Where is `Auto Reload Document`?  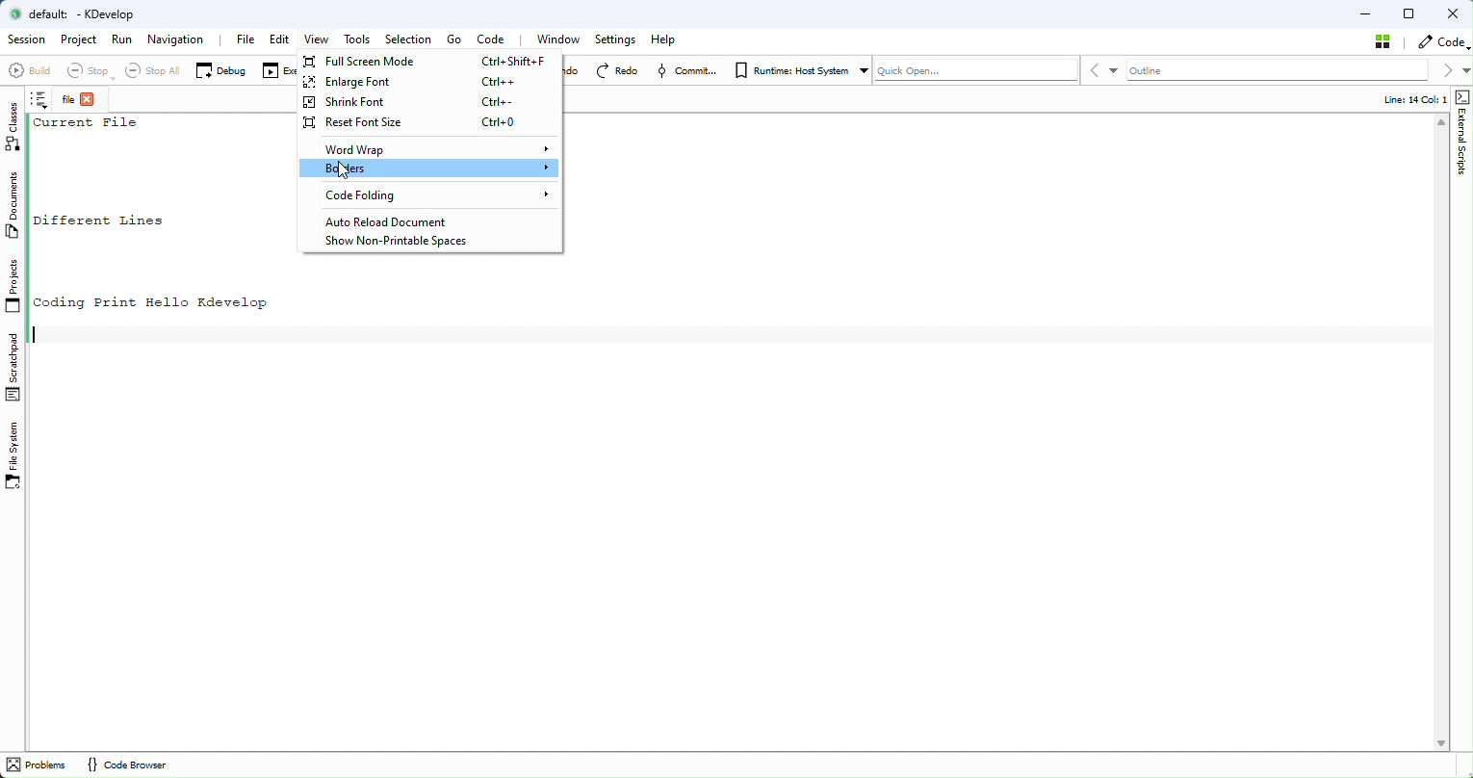
Auto Reload Document is located at coordinates (420, 221).